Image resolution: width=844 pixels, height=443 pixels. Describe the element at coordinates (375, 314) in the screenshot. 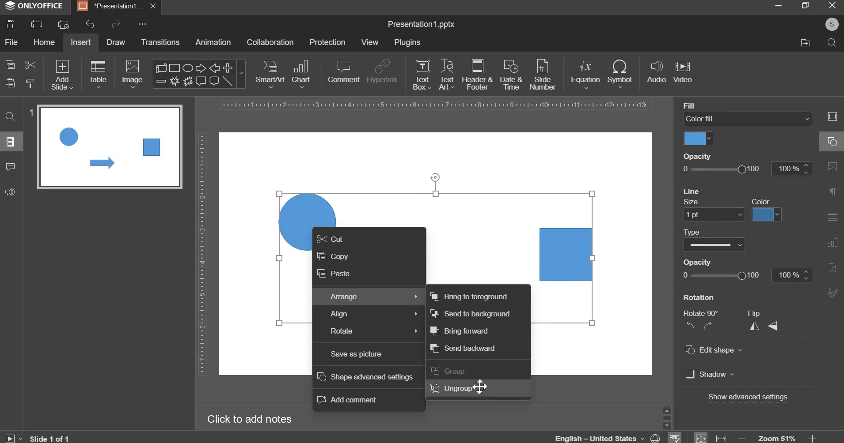

I see `align` at that location.